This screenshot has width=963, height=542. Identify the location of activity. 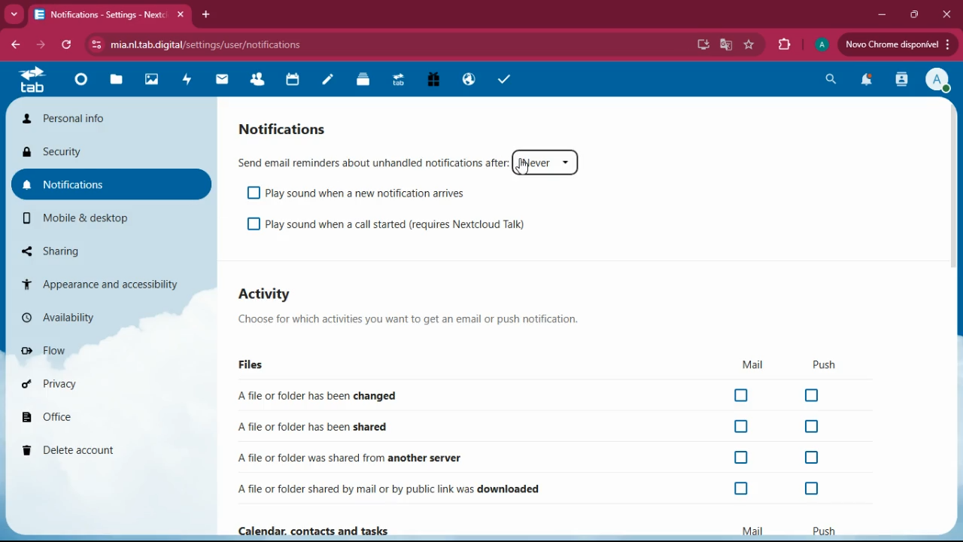
(899, 80).